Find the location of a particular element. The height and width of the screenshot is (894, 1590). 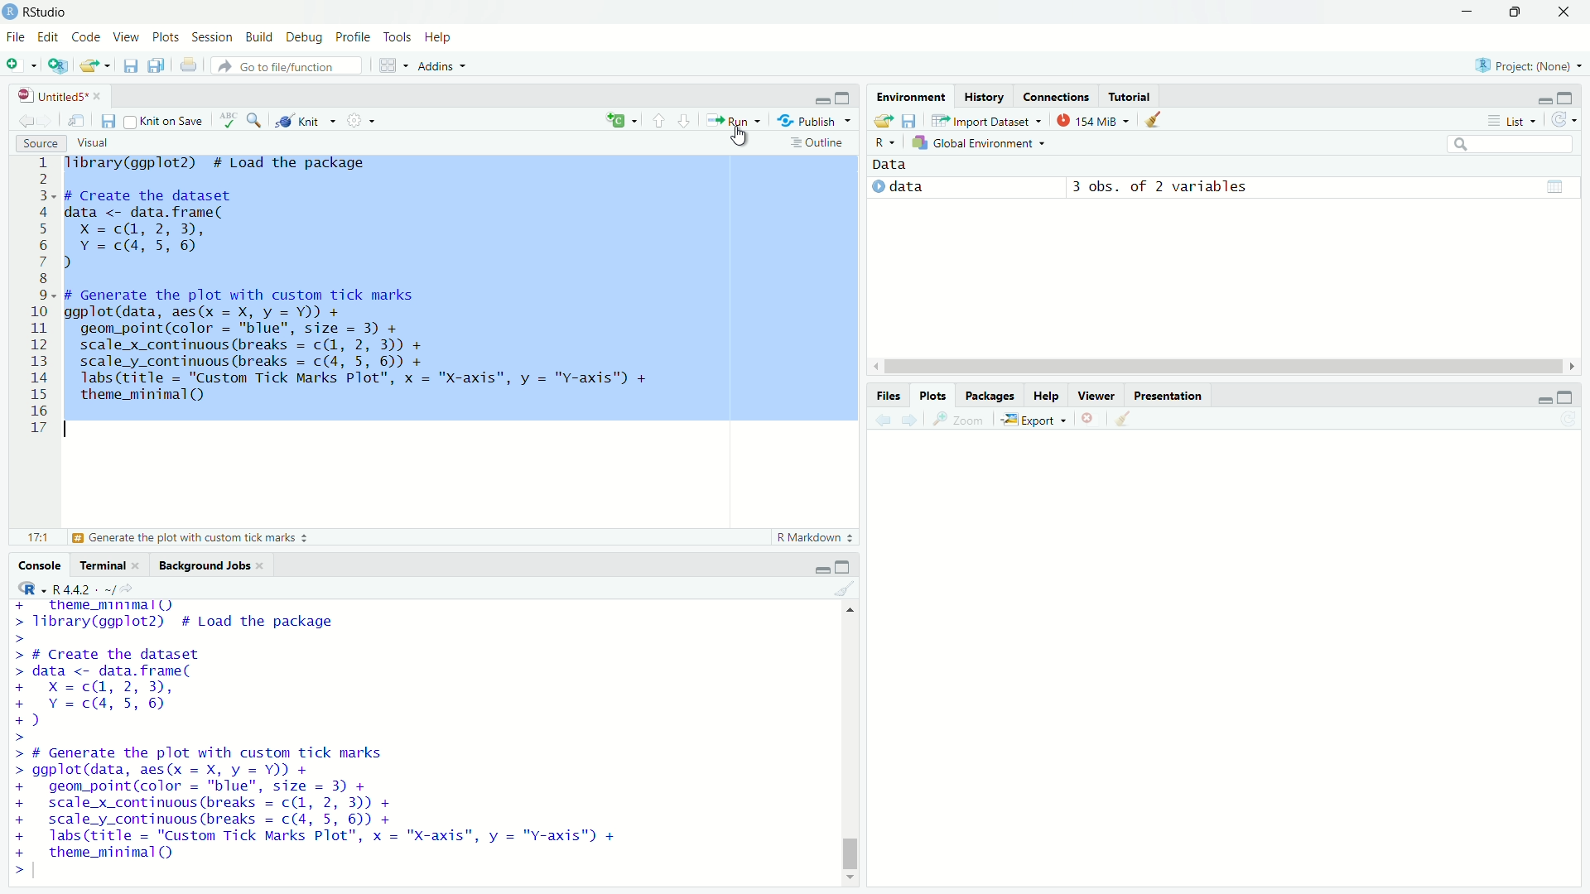

R 4.4.2 . ~/ is located at coordinates (86, 589).